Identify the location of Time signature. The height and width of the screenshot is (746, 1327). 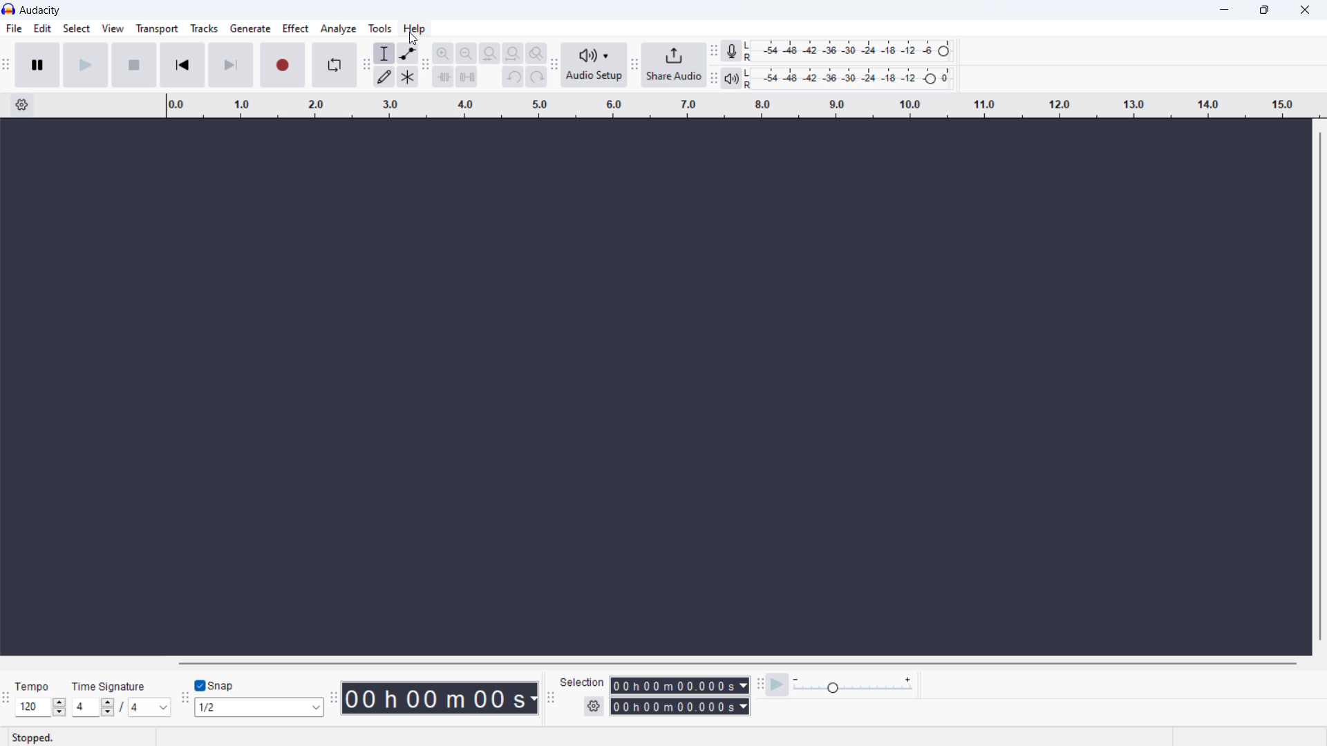
(109, 686).